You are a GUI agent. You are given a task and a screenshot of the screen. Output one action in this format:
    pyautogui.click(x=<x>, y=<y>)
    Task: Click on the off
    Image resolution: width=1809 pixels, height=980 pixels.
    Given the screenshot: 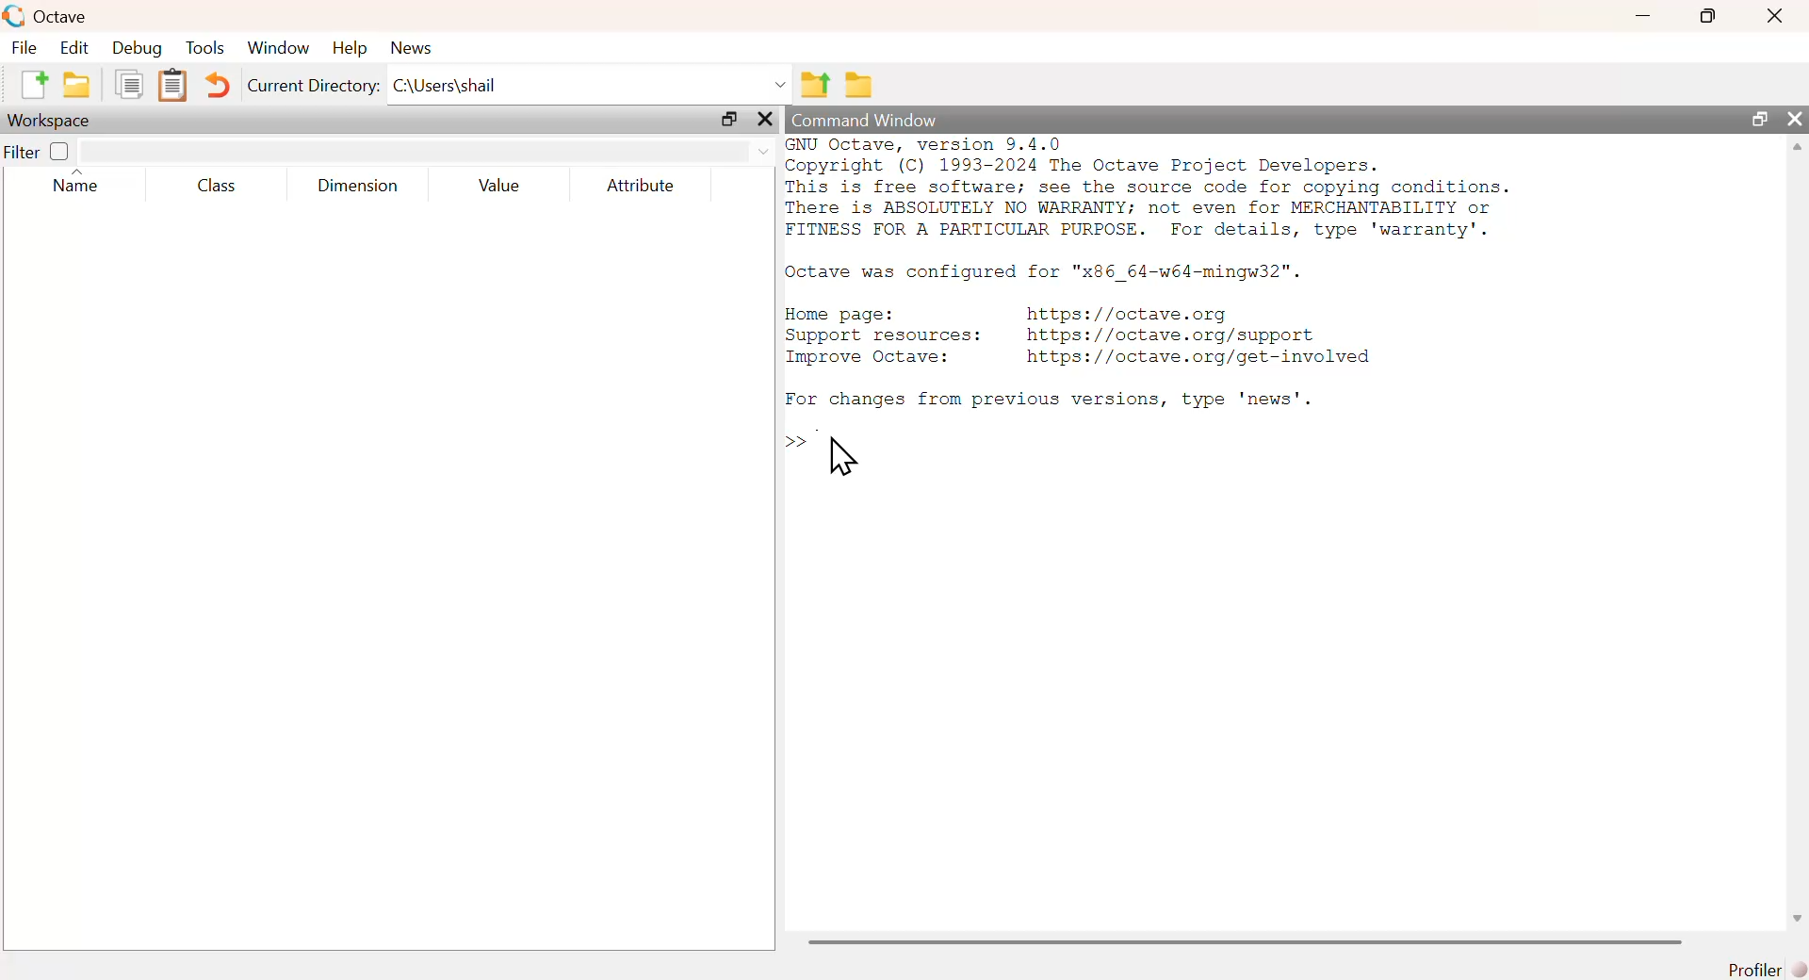 What is the action you would take?
    pyautogui.click(x=60, y=152)
    